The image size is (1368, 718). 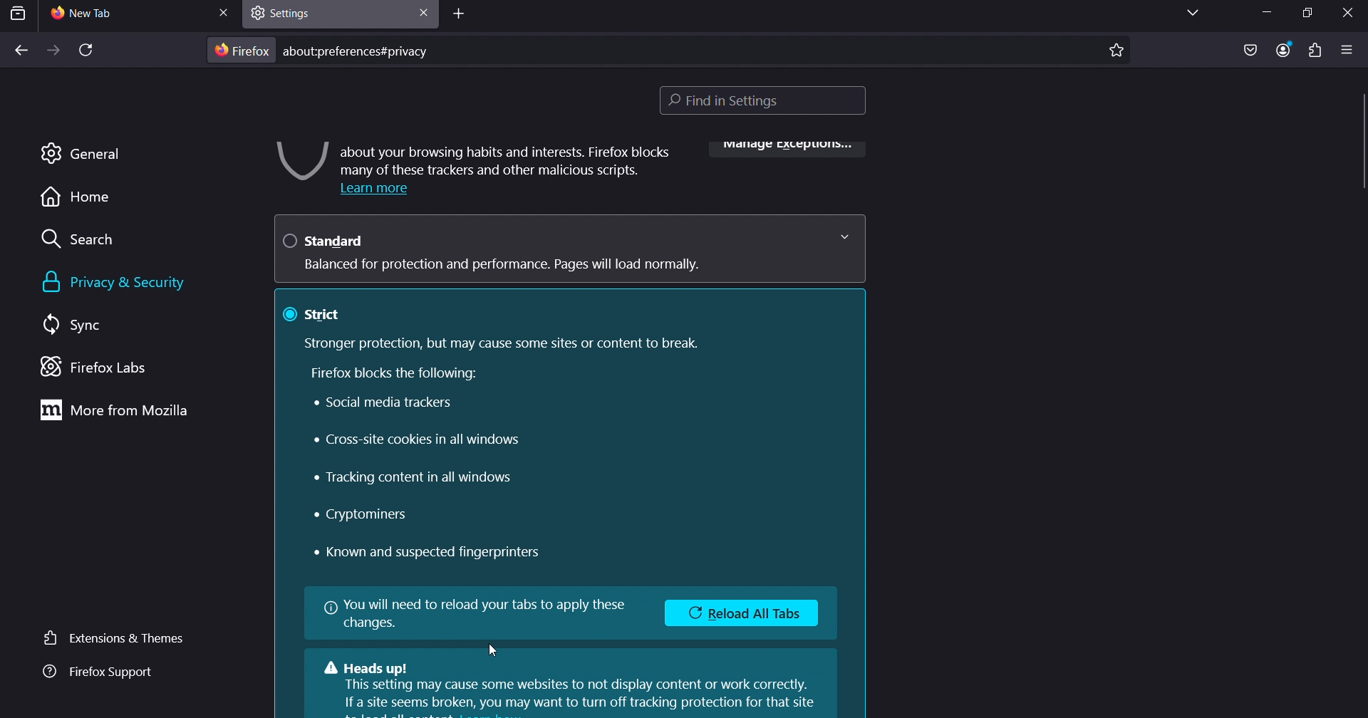 I want to click on about:preferences#privacy, so click(x=363, y=50).